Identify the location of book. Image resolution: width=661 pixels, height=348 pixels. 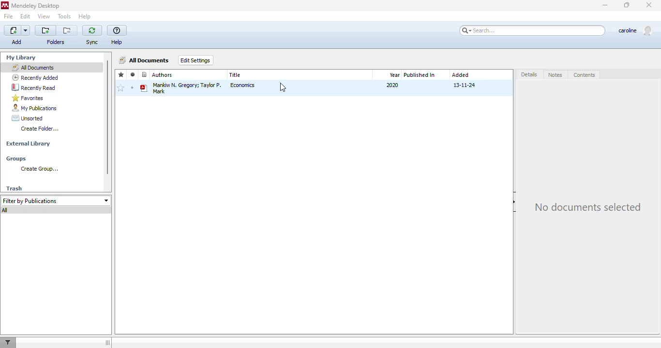
(144, 88).